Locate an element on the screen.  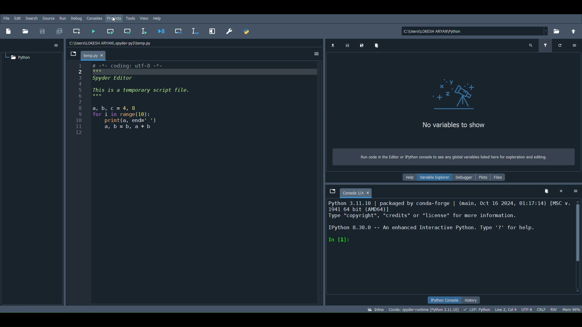
Debug cell is located at coordinates (180, 31).